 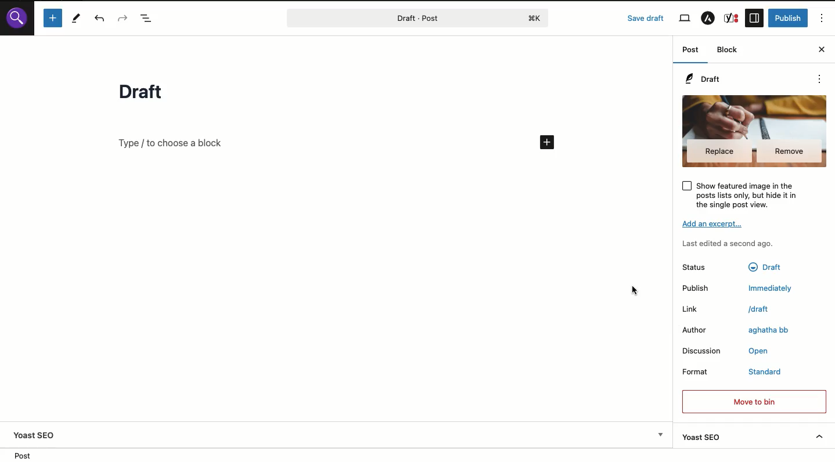 I want to click on Featured image set, so click(x=755, y=115).